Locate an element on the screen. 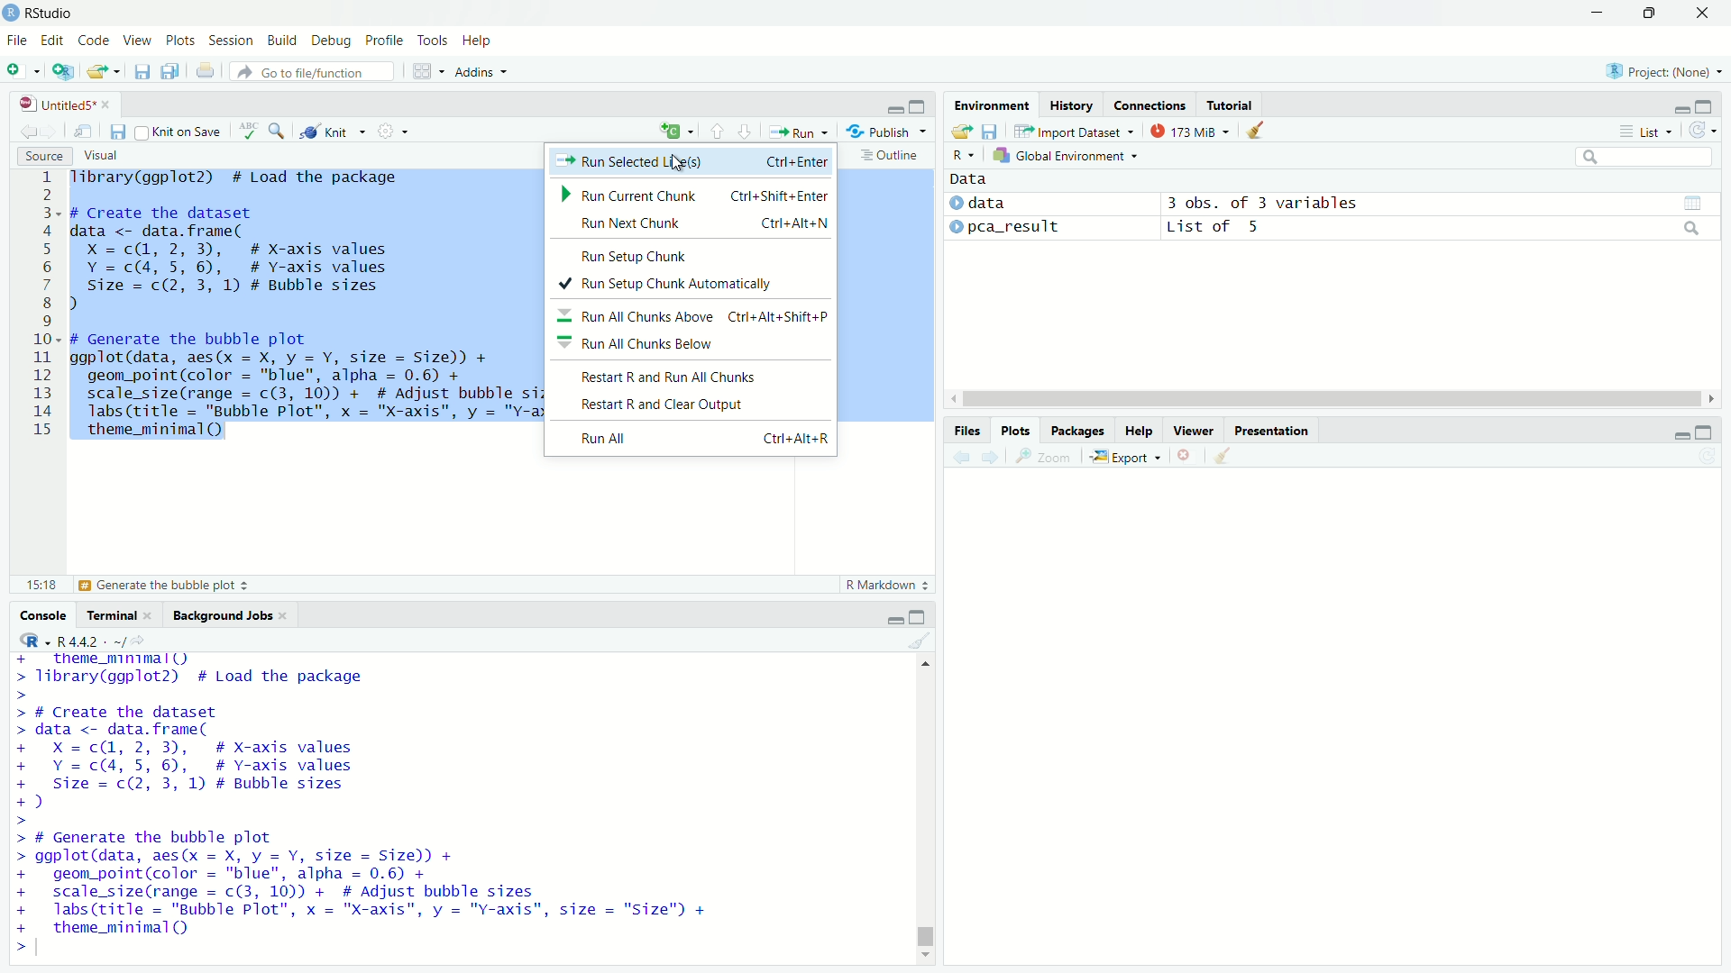 This screenshot has height=973, width=1731. data 2 : pca_result is located at coordinates (1007, 226).